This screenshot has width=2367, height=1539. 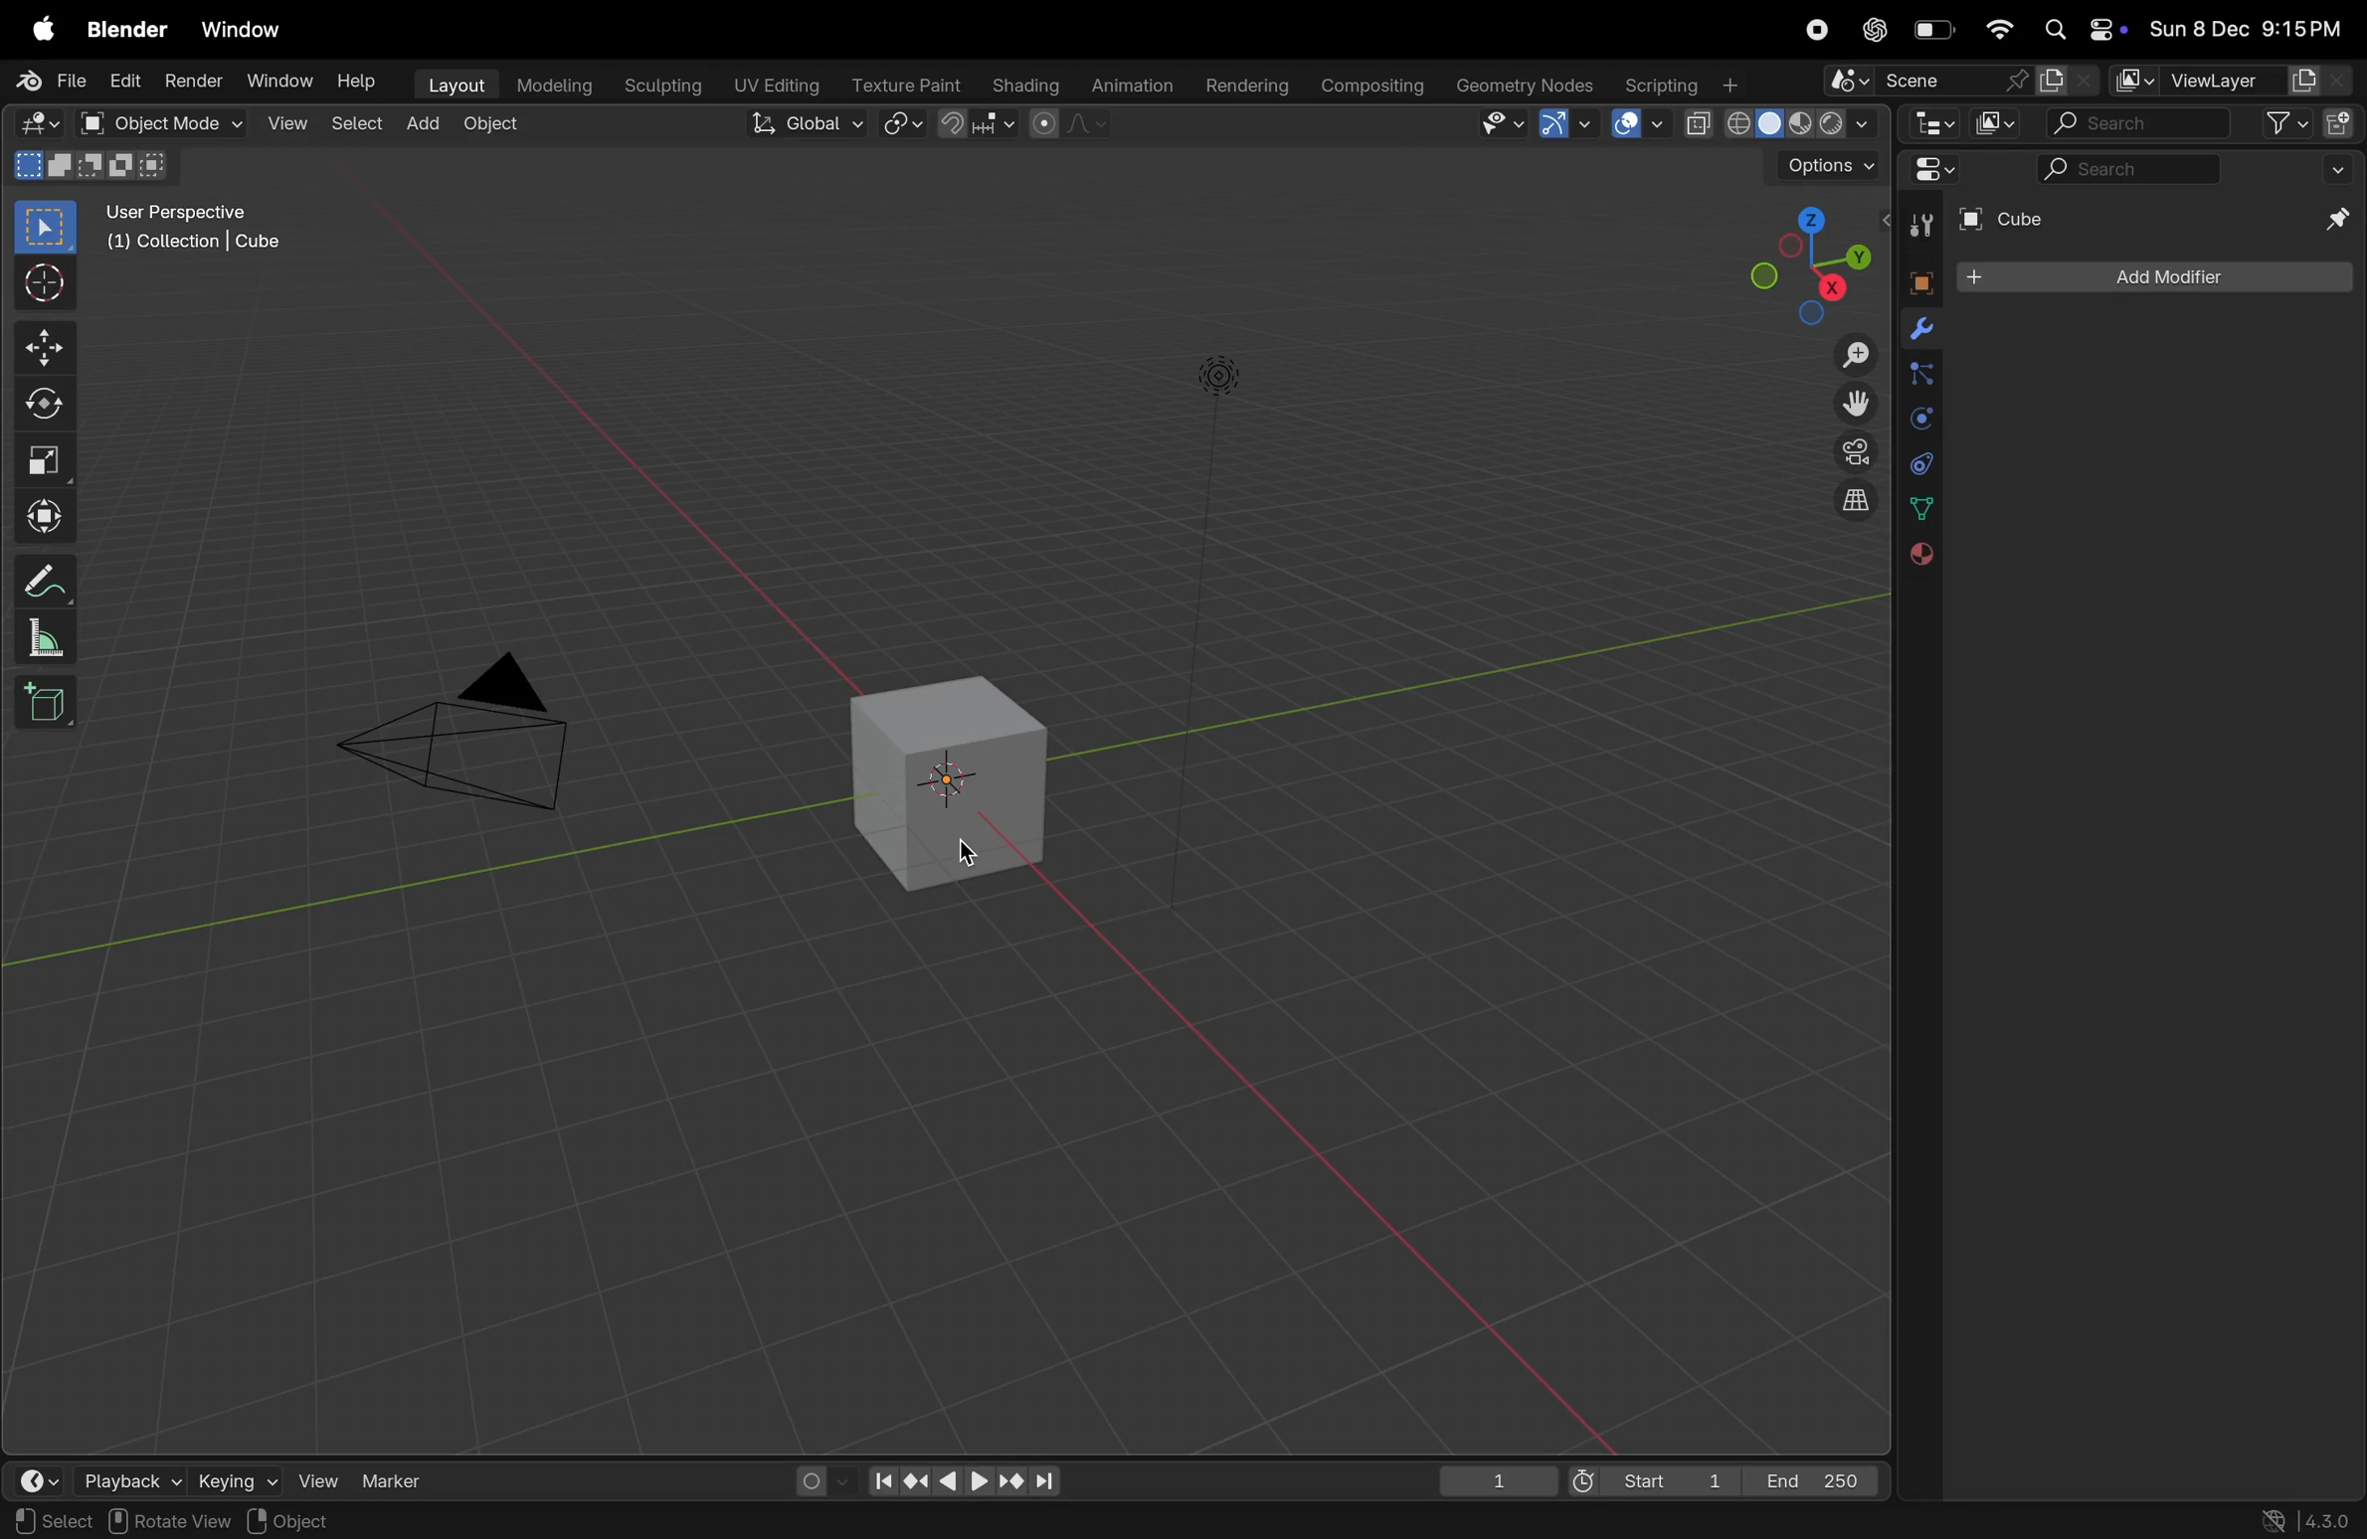 I want to click on annotate, so click(x=45, y=582).